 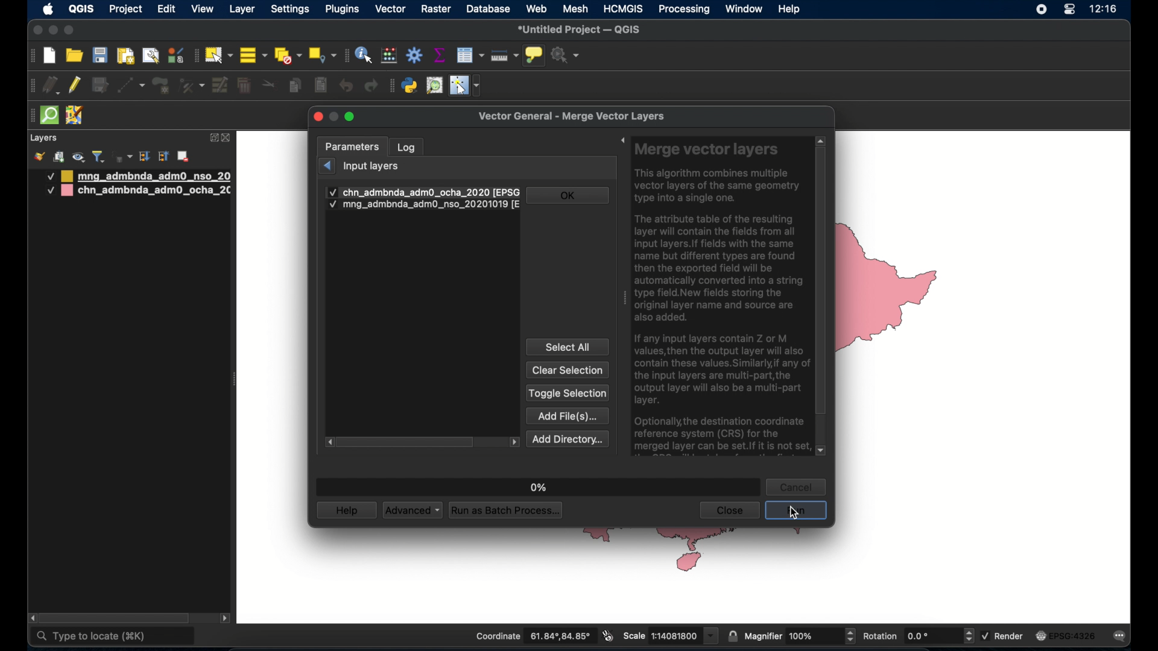 I want to click on Merge vector layers

This algorithm combines multiple
vector layers of the same geometry
type into a single one.

The attribute table of the resulting
layer will contain the fields from all
input layers. If fields with the same
name but different types are found
then the exported field will be
automatically converted into a string
type field.New fields storing the
original layer name and source are
also added.

If any input layers contain Z or M
values, then the output layer will also
contain these values. Similarly,if any of
the input layers are multi-part,the
output layer will also be a multi-part
layer.

Optionally, the destination coordinate
reference system (CRS) for the
merged layer can be set.If it is not set, so click(x=720, y=297).